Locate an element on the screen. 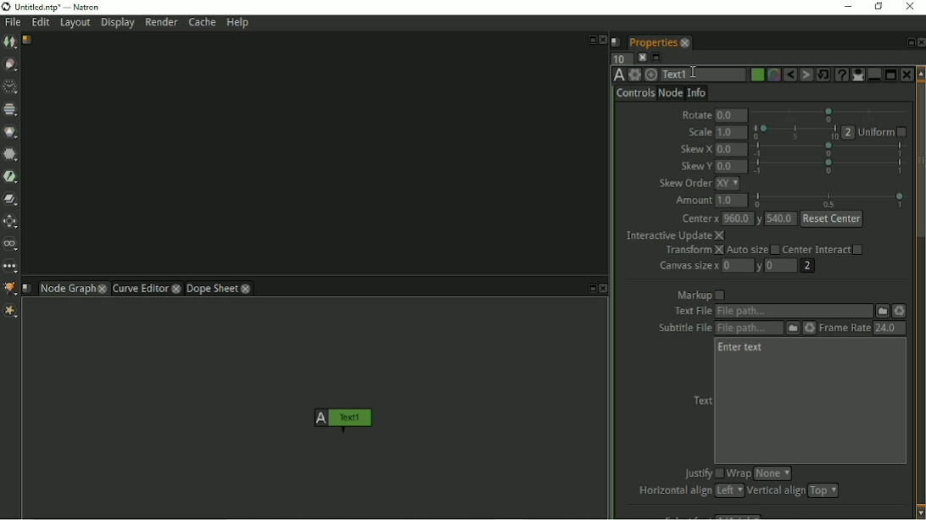 The image size is (926, 520). TextOFX Version 6.13 is located at coordinates (619, 75).